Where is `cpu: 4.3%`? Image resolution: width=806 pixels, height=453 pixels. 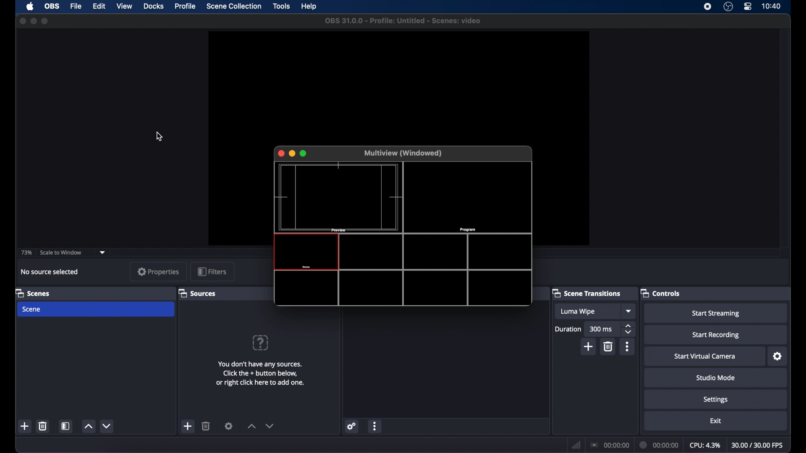
cpu: 4.3% is located at coordinates (705, 445).